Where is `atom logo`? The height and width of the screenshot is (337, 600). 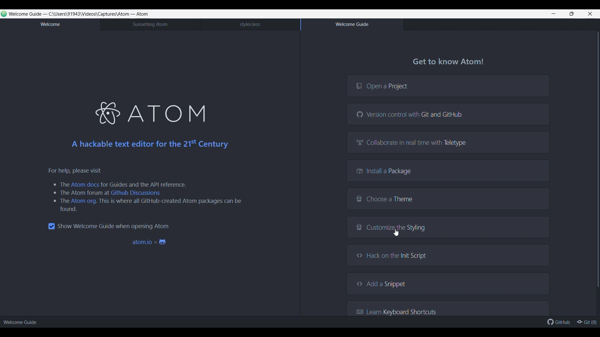
atom logo is located at coordinates (107, 114).